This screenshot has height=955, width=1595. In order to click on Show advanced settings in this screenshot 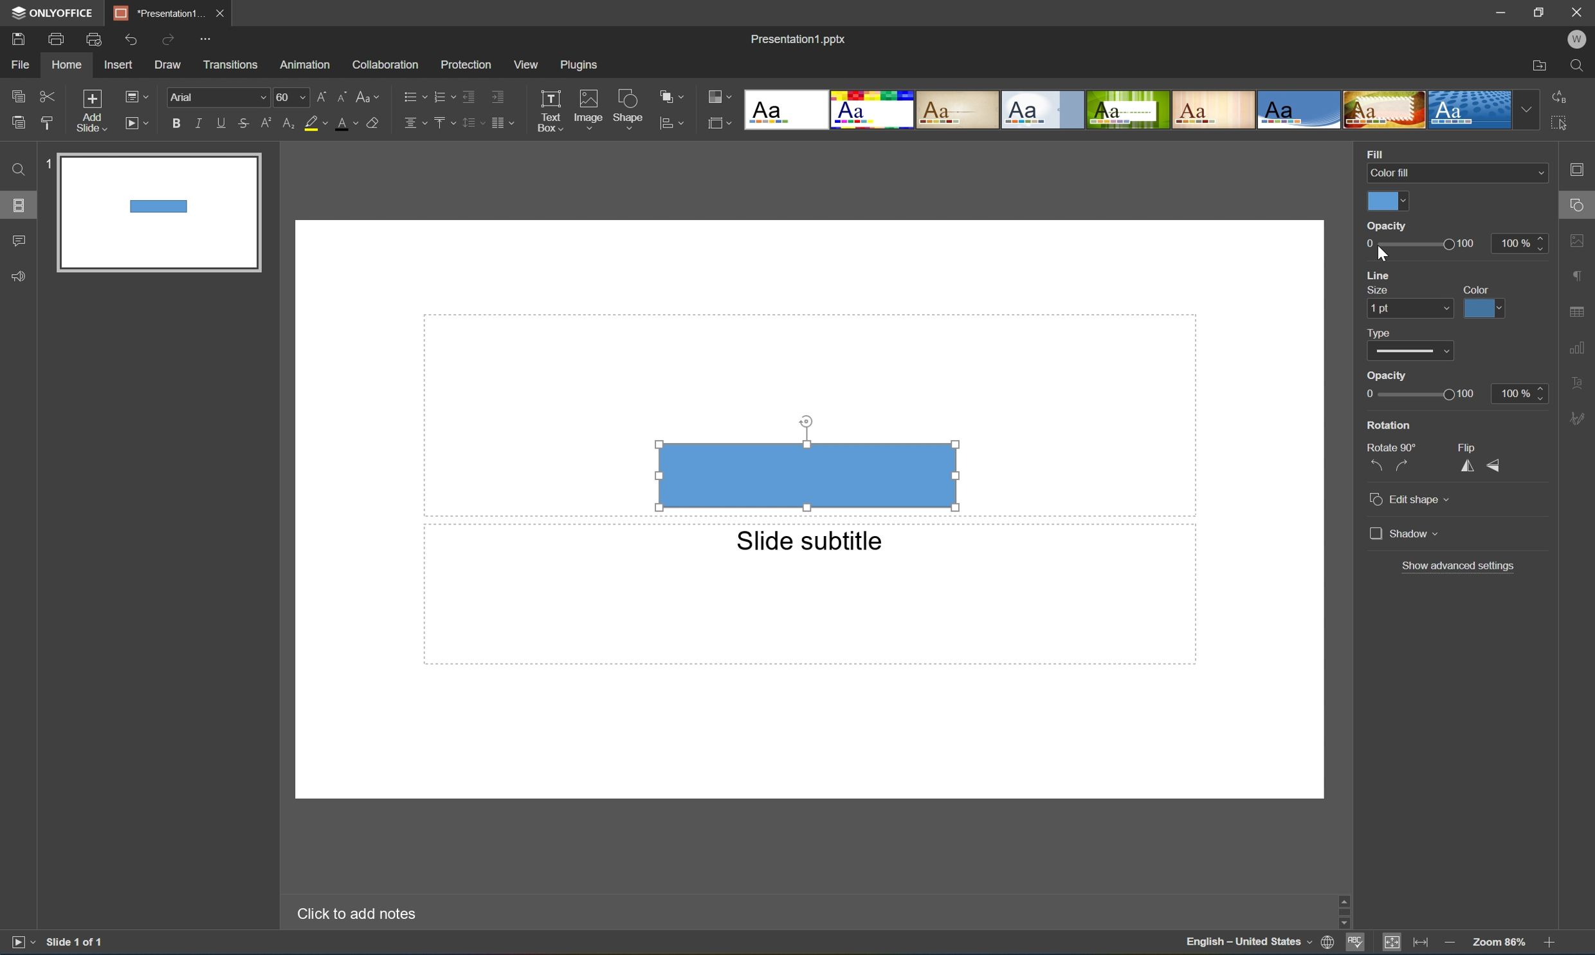, I will do `click(1461, 566)`.